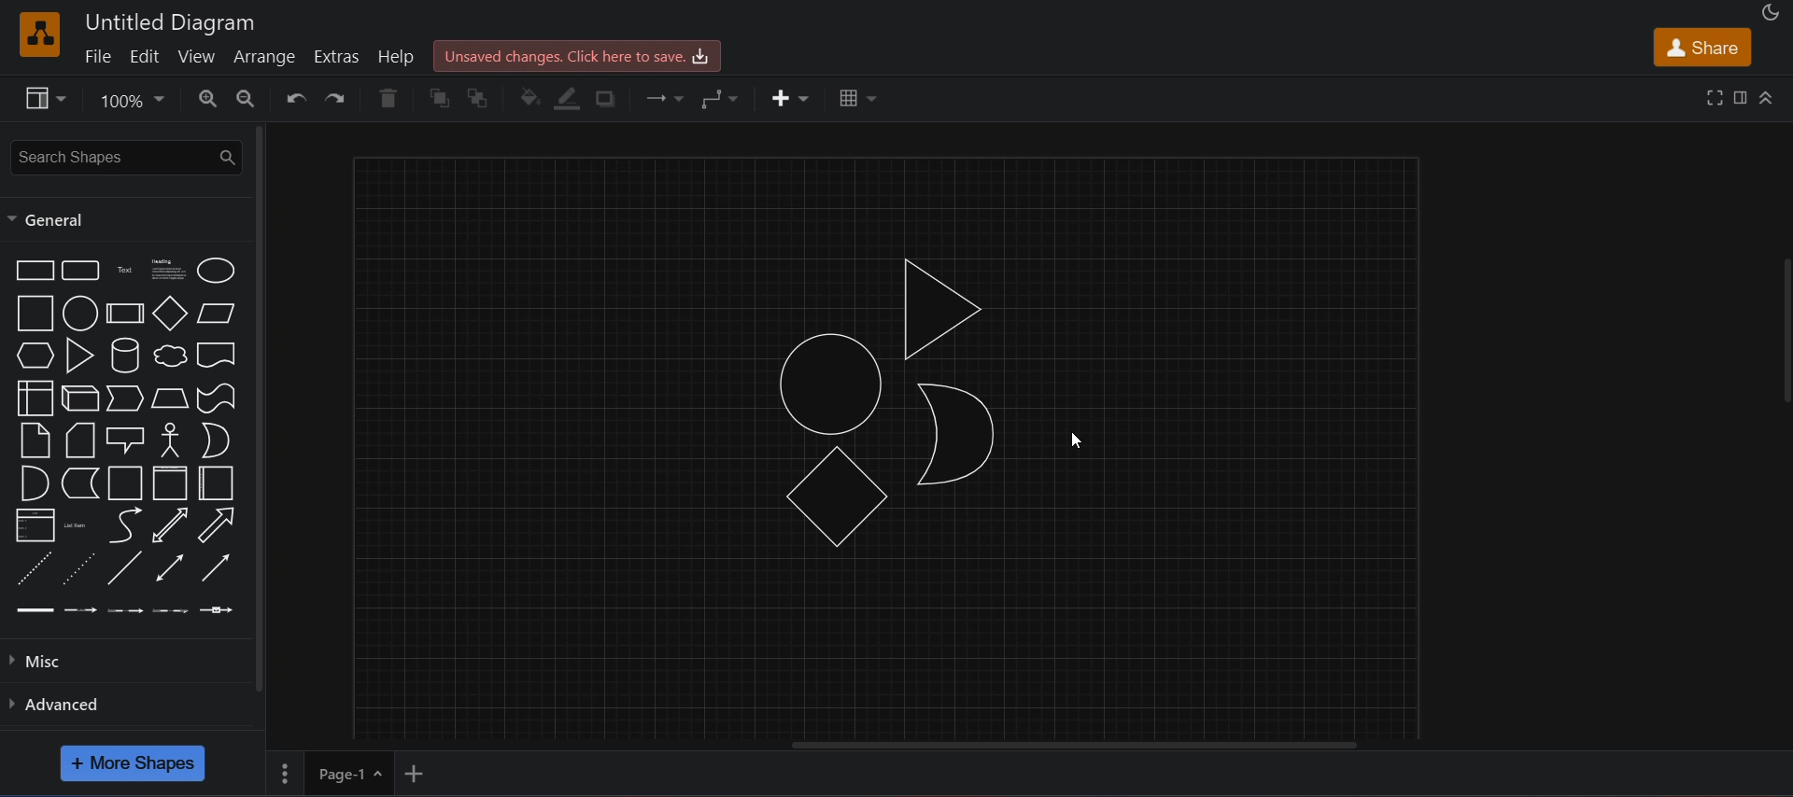 This screenshot has width=1793, height=797. What do you see at coordinates (217, 314) in the screenshot?
I see `parallelogram` at bounding box center [217, 314].